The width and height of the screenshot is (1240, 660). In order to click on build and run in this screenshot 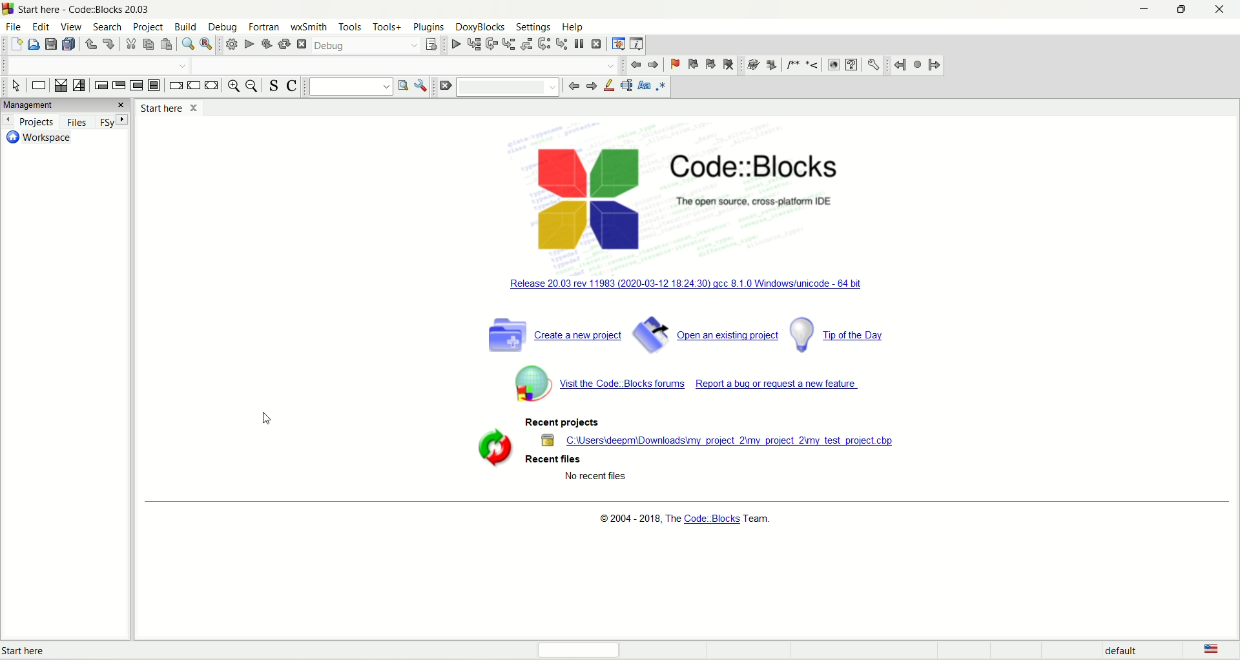, I will do `click(265, 43)`.